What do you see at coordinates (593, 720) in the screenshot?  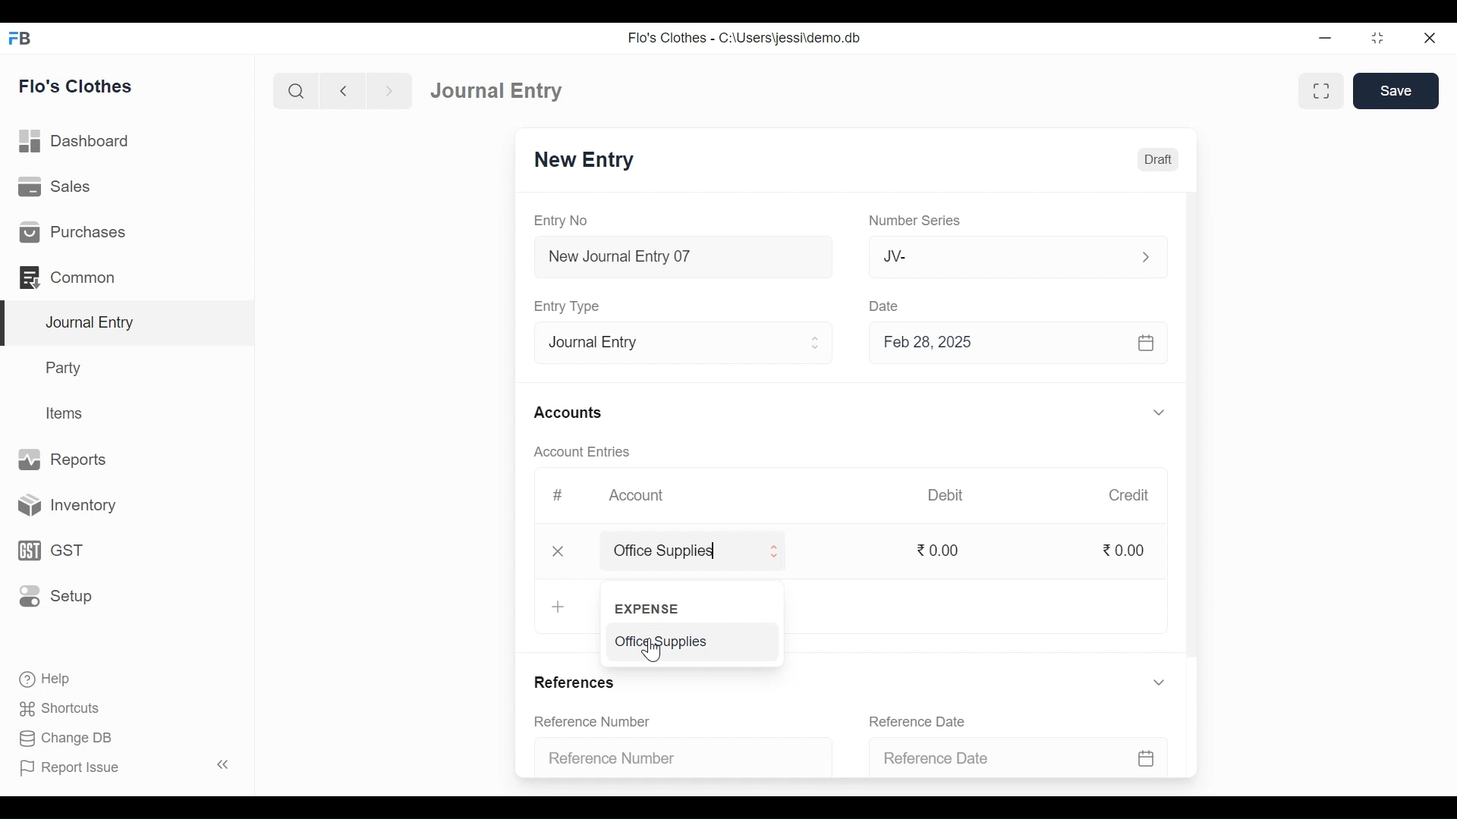 I see `Reference Number` at bounding box center [593, 720].